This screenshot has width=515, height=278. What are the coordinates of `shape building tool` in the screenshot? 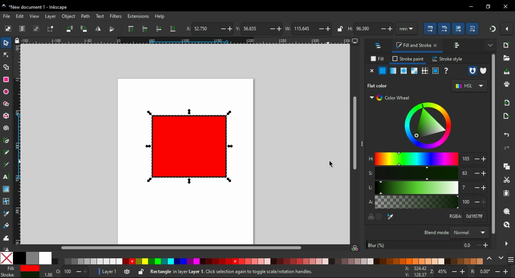 It's located at (6, 67).